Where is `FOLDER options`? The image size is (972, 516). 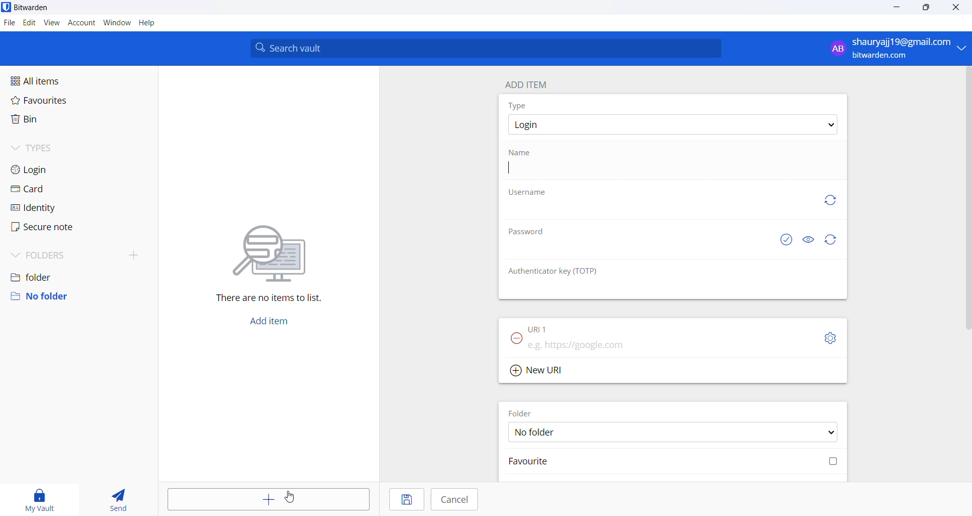 FOLDER options is located at coordinates (674, 433).